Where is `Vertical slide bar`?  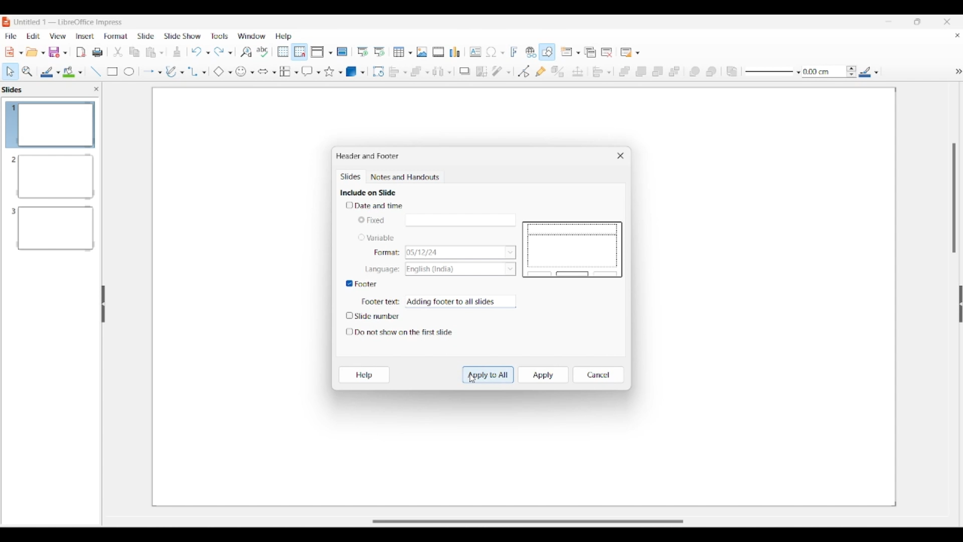
Vertical slide bar is located at coordinates (954, 198).